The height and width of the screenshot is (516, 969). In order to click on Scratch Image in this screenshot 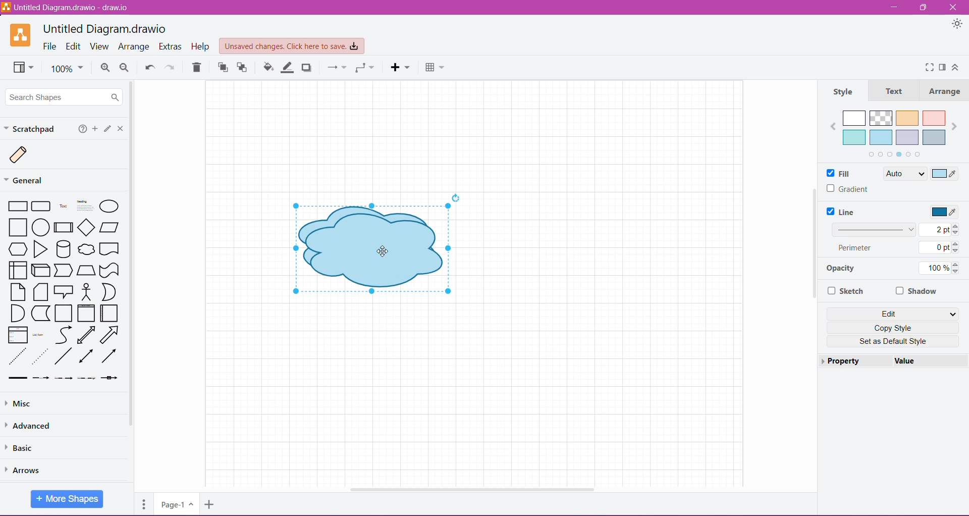, I will do `click(26, 156)`.